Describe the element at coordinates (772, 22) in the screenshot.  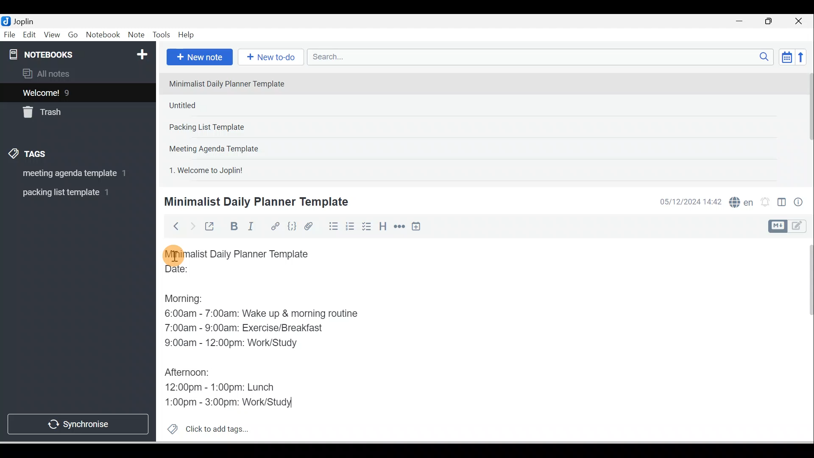
I see `Maximise` at that location.